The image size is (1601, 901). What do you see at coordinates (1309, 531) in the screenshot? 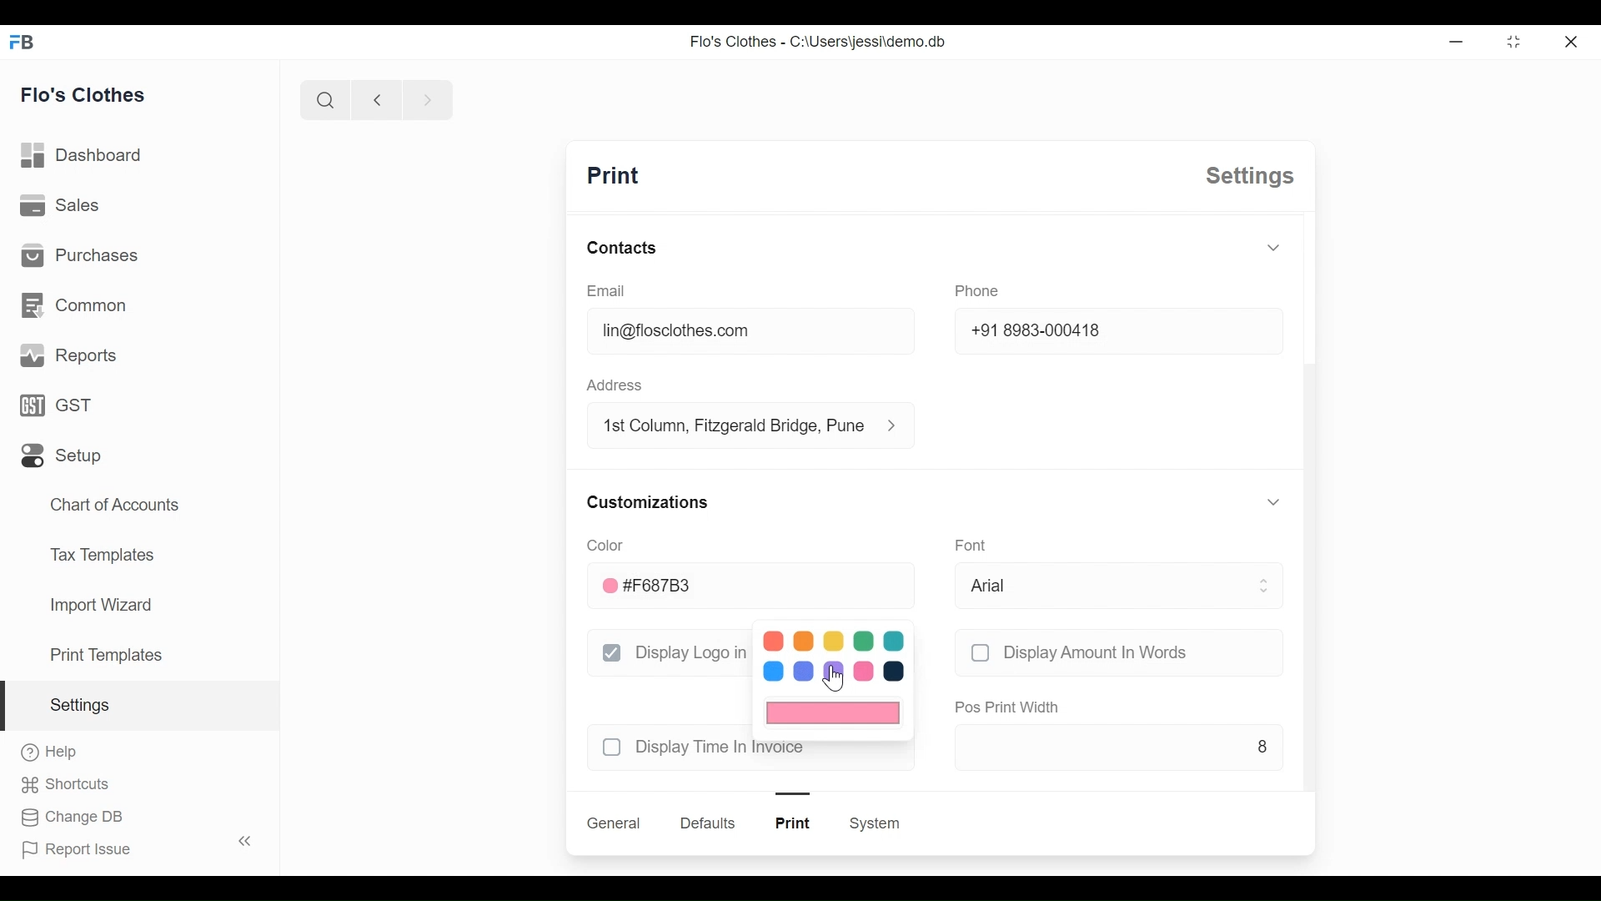
I see `scroll bar` at bounding box center [1309, 531].